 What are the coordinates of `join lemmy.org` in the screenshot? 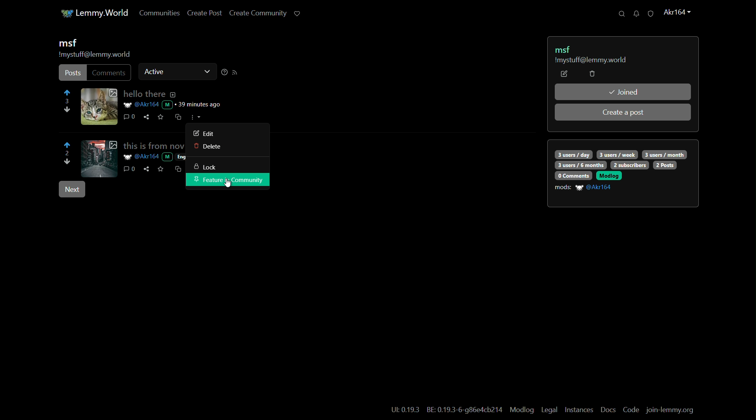 It's located at (671, 411).